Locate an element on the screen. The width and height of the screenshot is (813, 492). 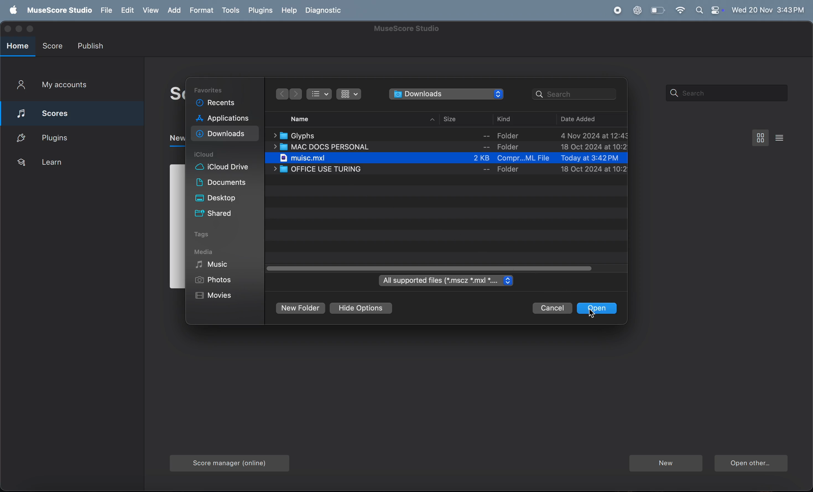
ip is located at coordinates (433, 120).